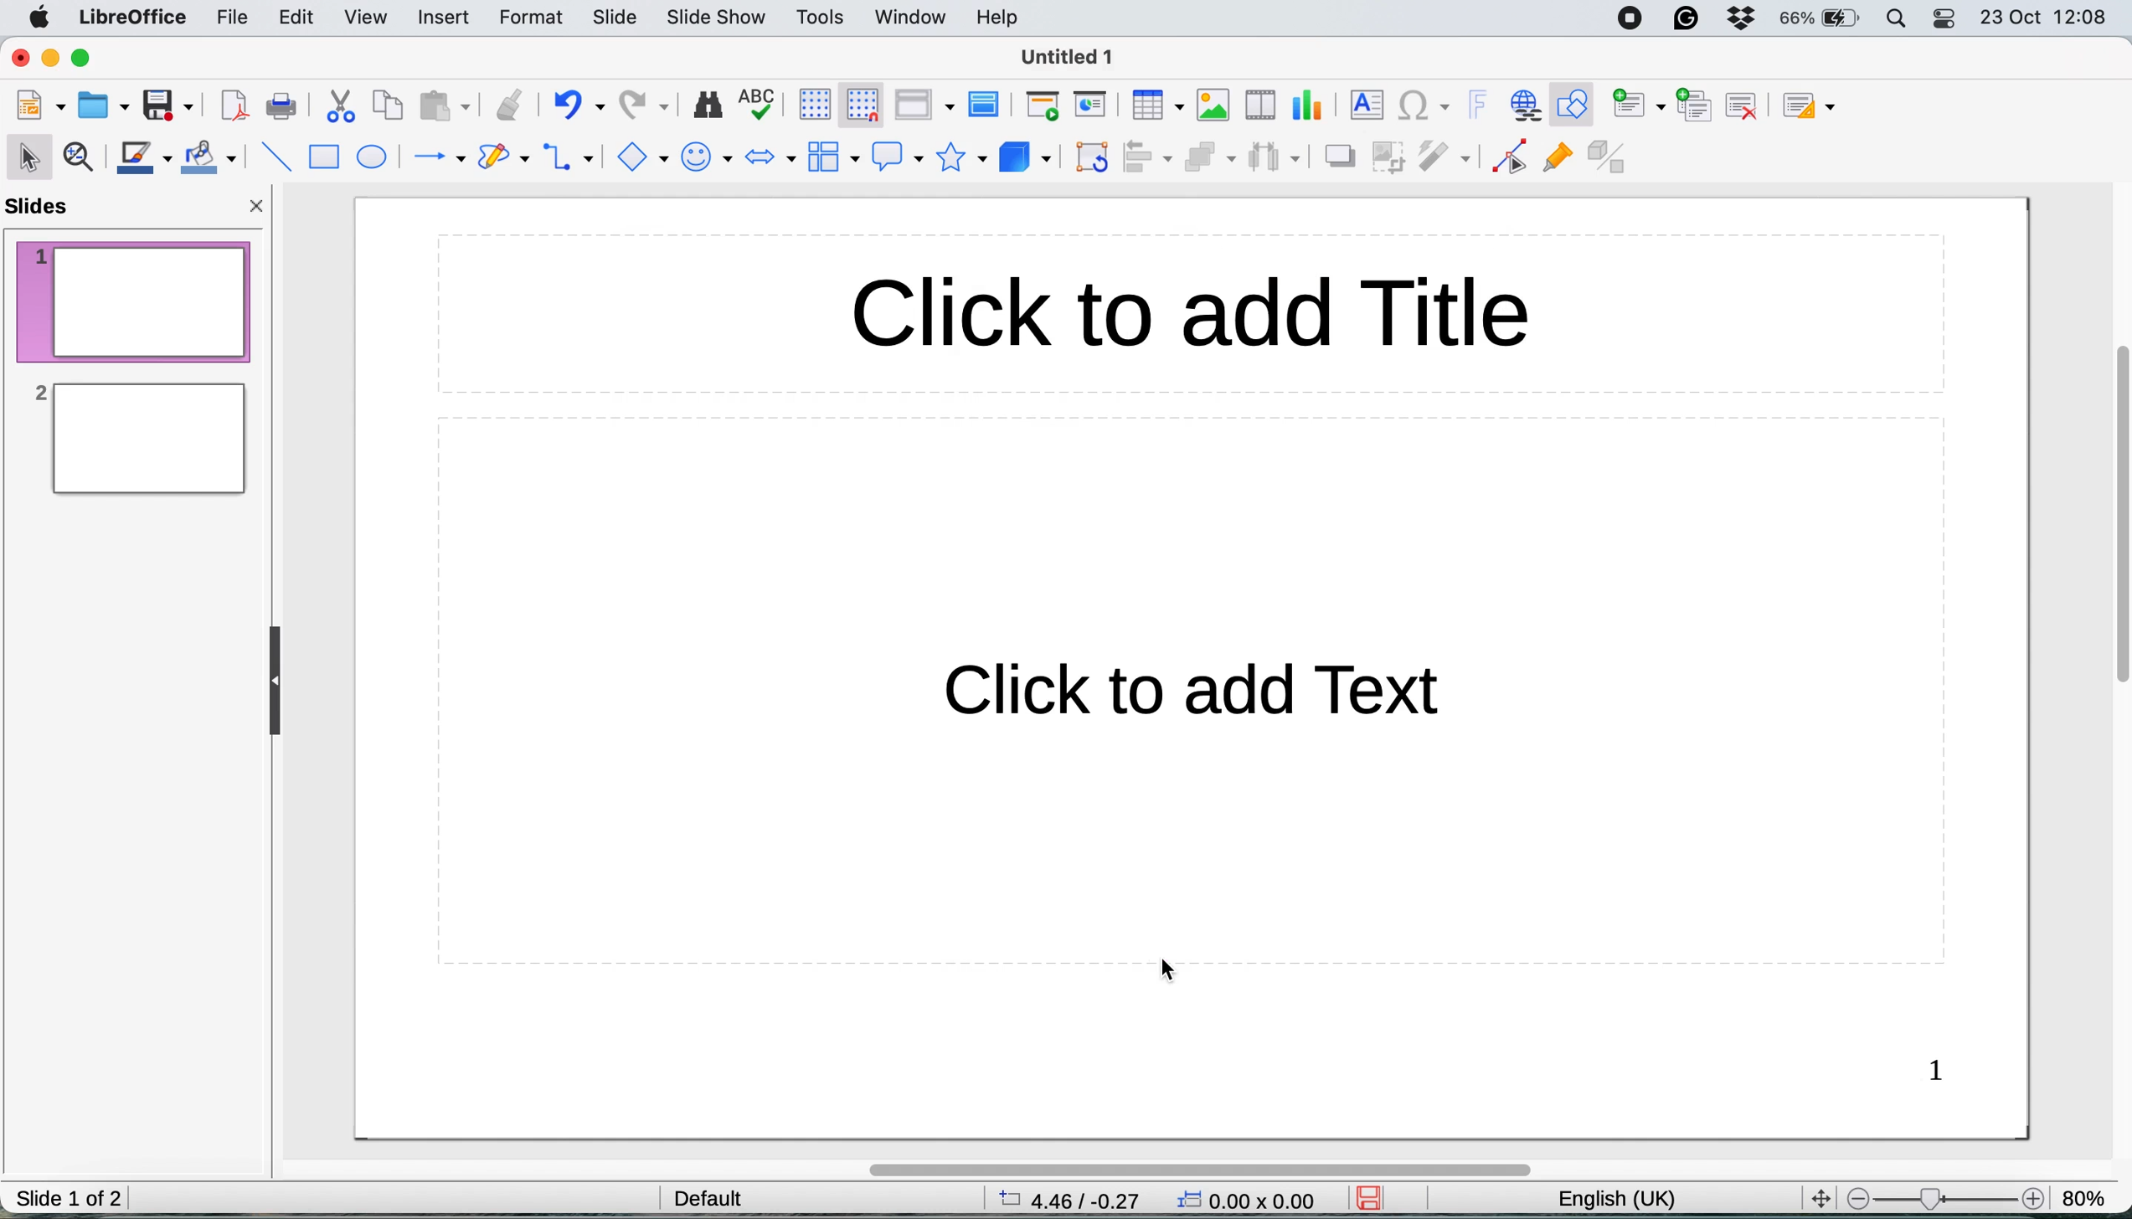 This screenshot has width=2132, height=1219. What do you see at coordinates (44, 208) in the screenshot?
I see `slides` at bounding box center [44, 208].